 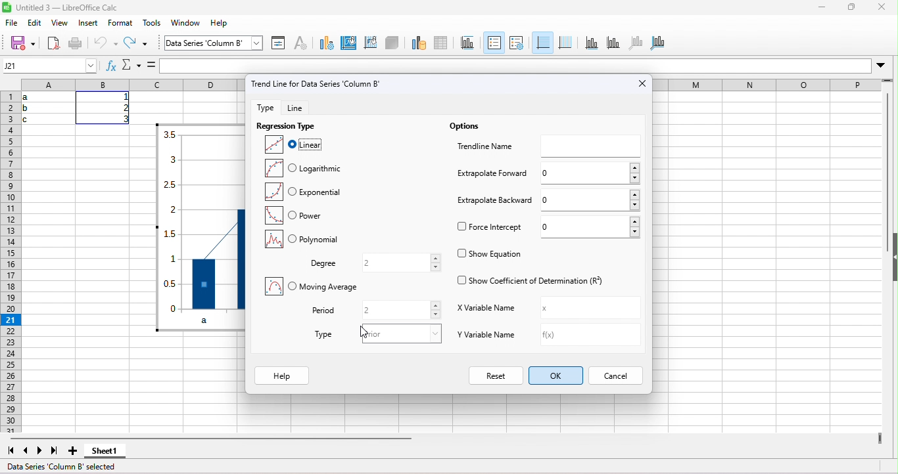 What do you see at coordinates (26, 451) in the screenshot?
I see `scroll to previous sheet` at bounding box center [26, 451].